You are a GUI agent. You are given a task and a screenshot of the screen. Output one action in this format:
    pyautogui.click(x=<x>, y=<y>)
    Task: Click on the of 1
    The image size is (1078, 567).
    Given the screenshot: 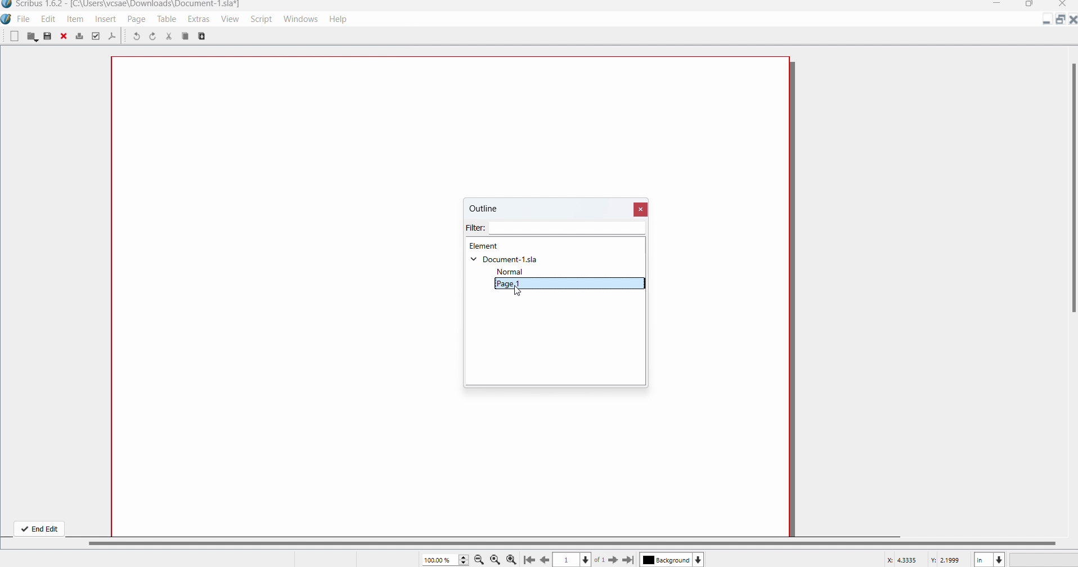 What is the action you would take?
    pyautogui.click(x=601, y=560)
    